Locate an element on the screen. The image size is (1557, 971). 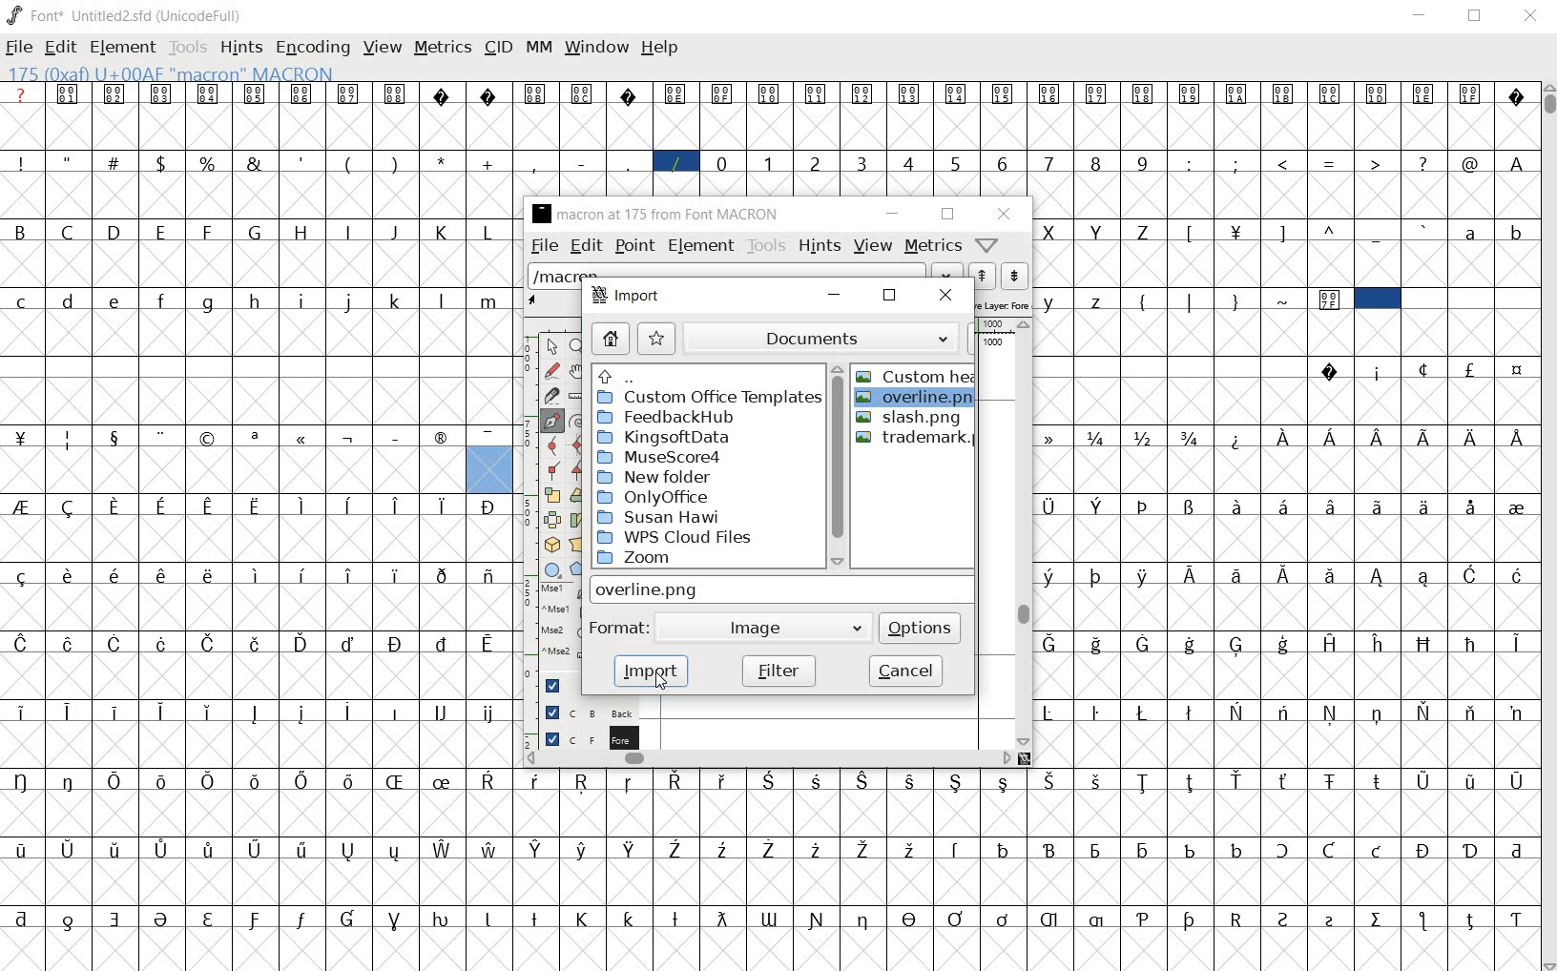
Symbol is located at coordinates (865, 848).